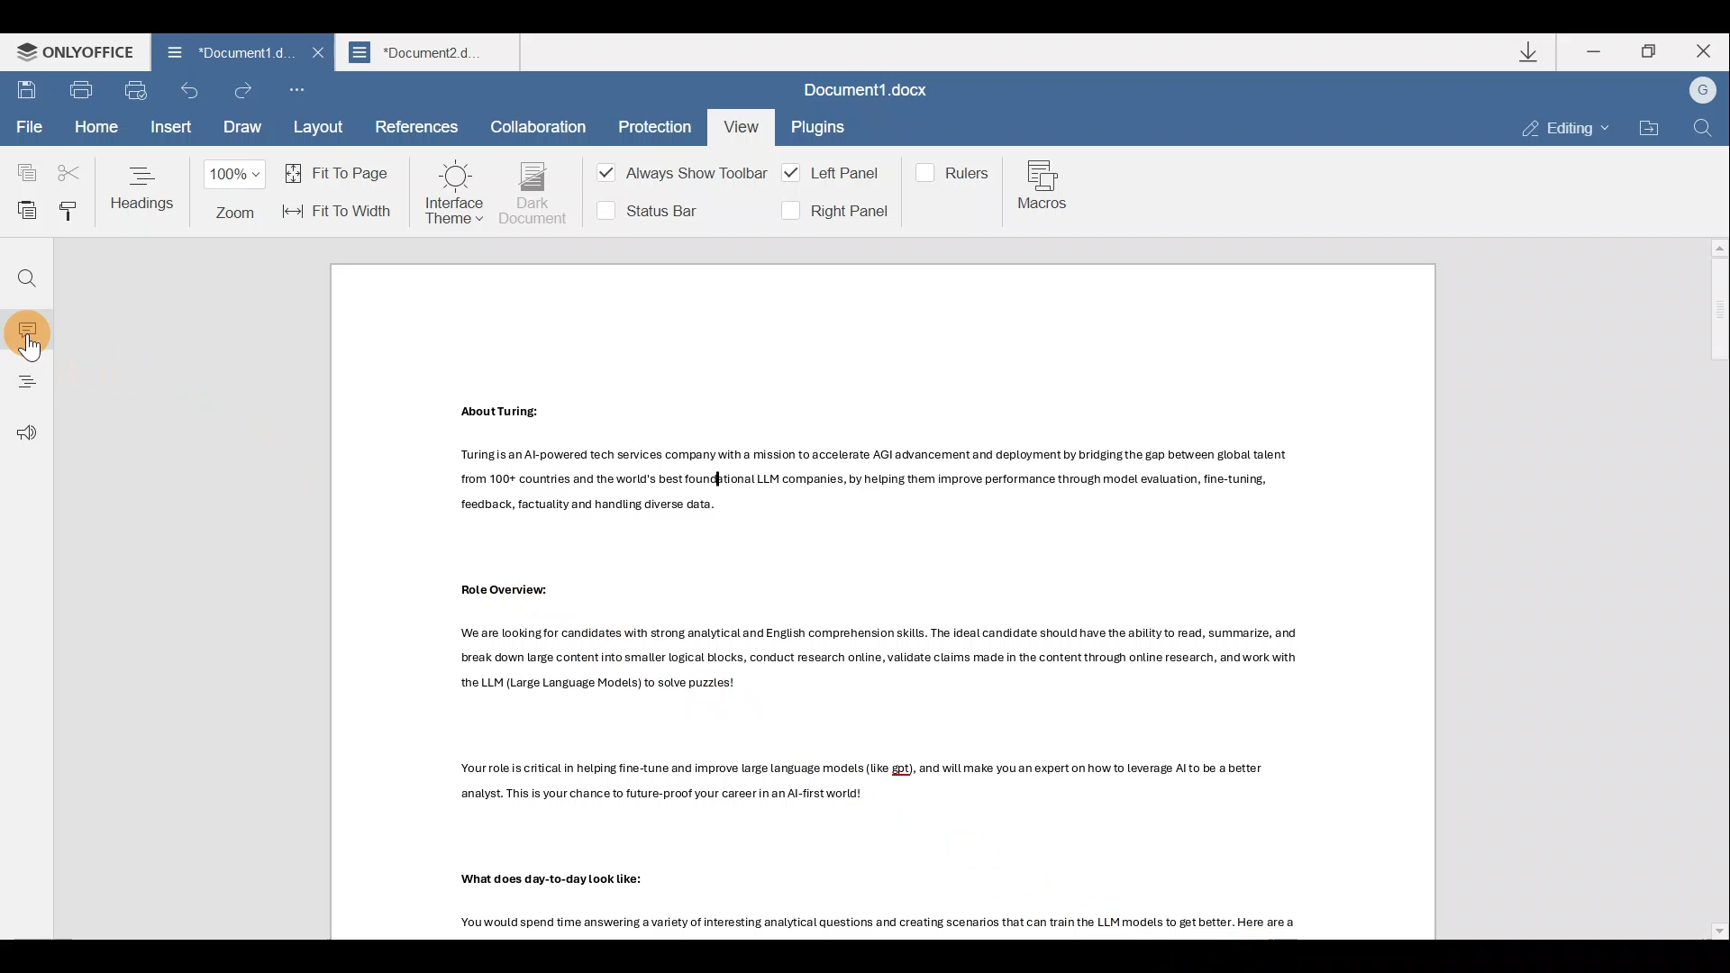 This screenshot has width=1730, height=973. What do you see at coordinates (341, 172) in the screenshot?
I see `Fit to page` at bounding box center [341, 172].